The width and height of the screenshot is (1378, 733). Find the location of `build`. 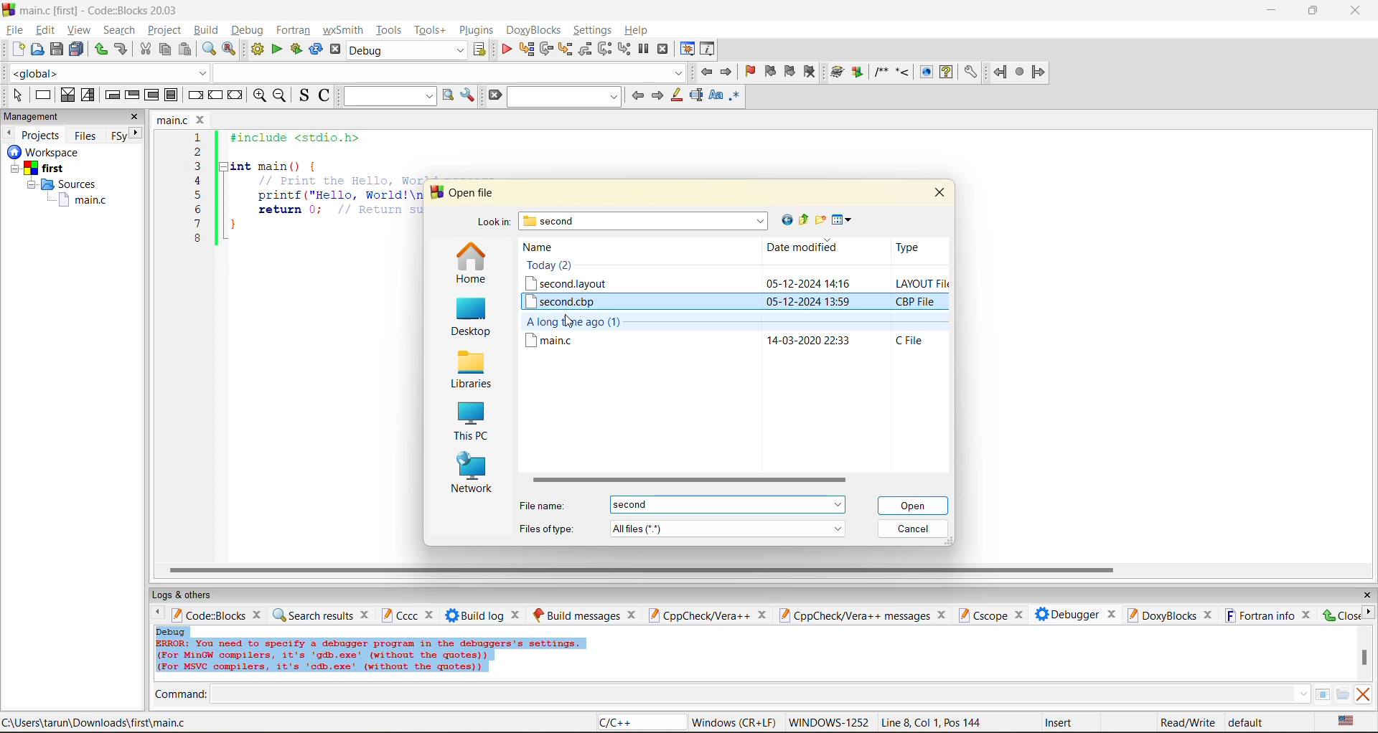

build is located at coordinates (257, 49).